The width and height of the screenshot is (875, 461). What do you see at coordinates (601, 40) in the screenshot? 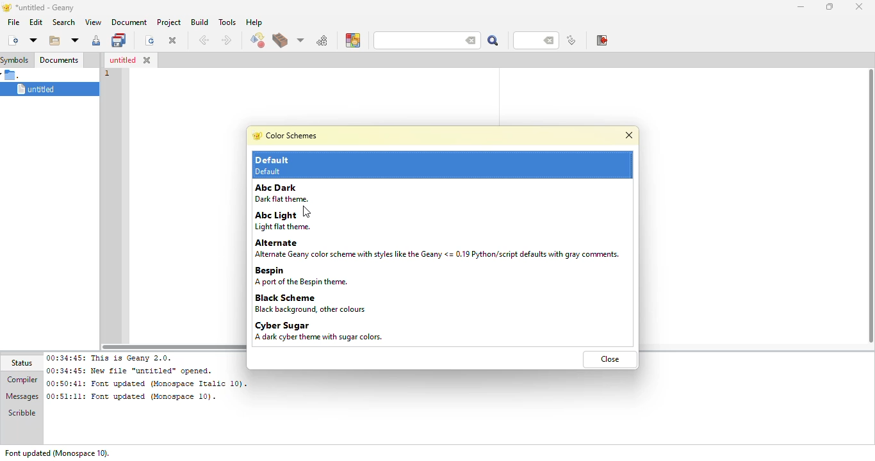
I see `exit` at bounding box center [601, 40].